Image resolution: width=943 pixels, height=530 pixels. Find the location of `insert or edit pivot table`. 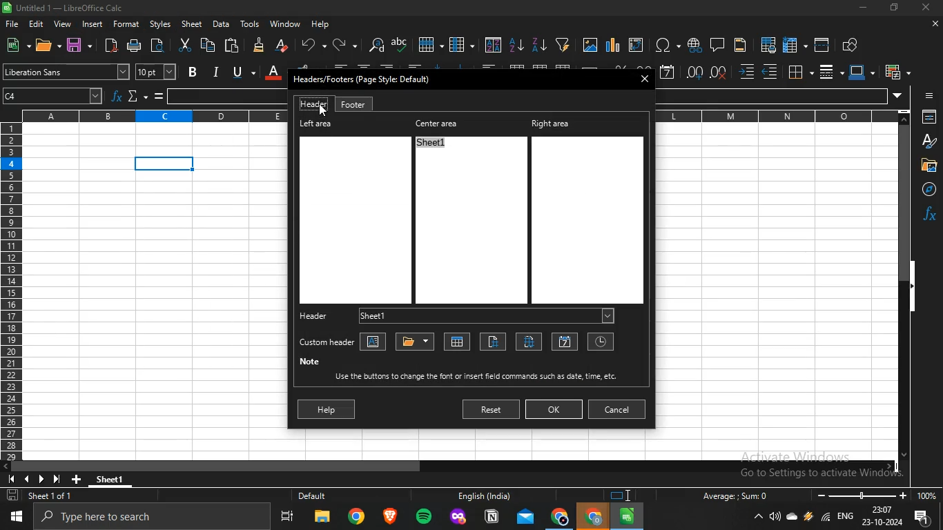

insert or edit pivot table is located at coordinates (635, 44).